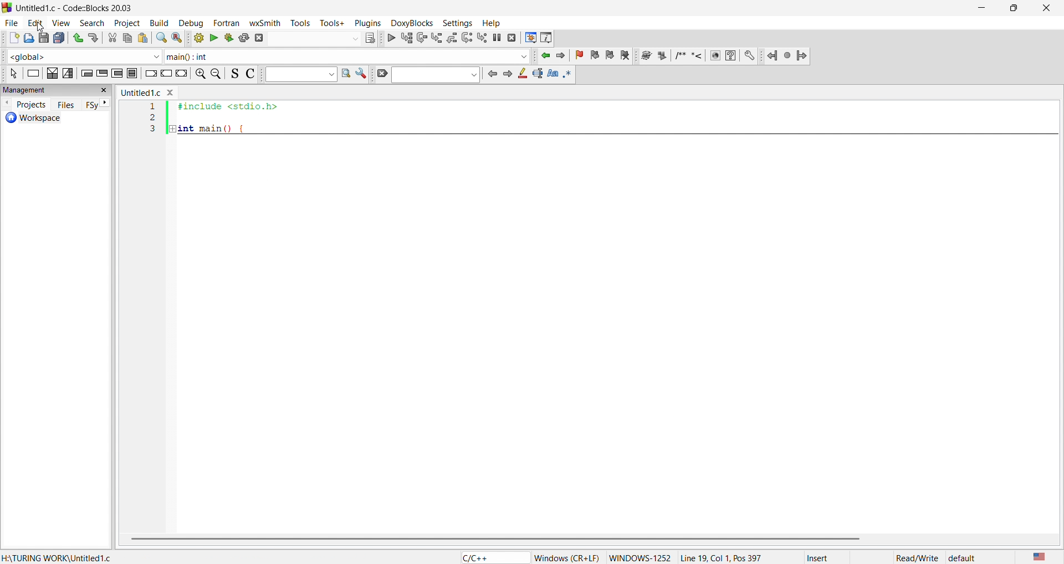 The width and height of the screenshot is (1064, 564). Describe the element at coordinates (646, 55) in the screenshot. I see `run doxy wizard` at that location.